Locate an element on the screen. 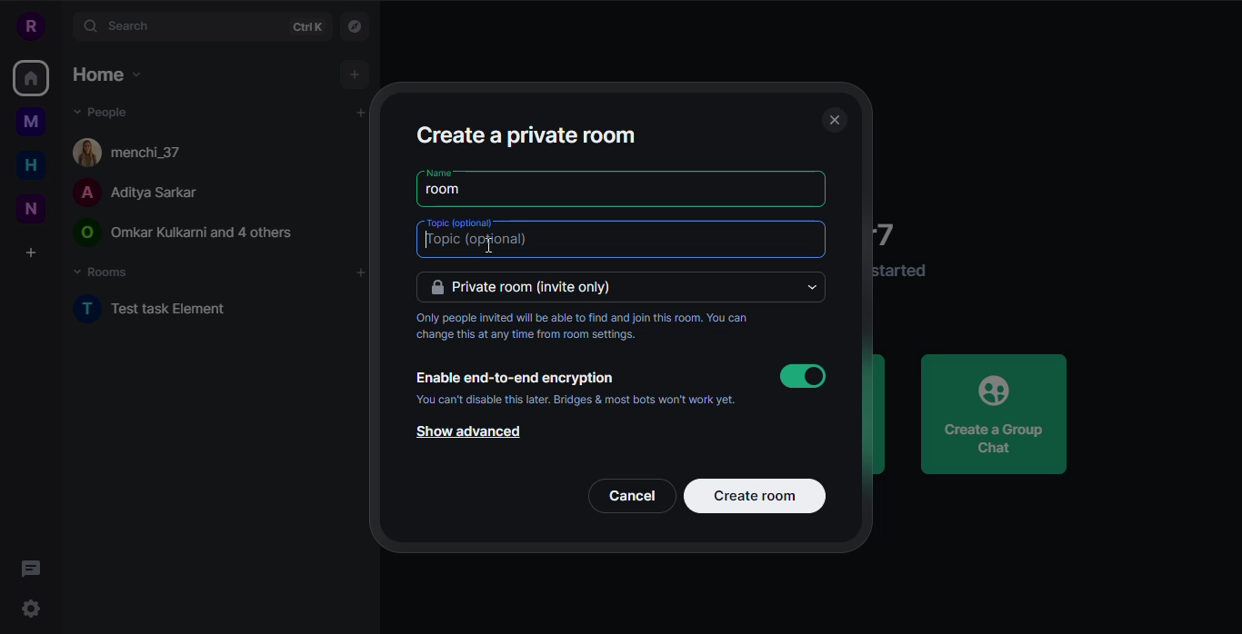  people is located at coordinates (185, 233).